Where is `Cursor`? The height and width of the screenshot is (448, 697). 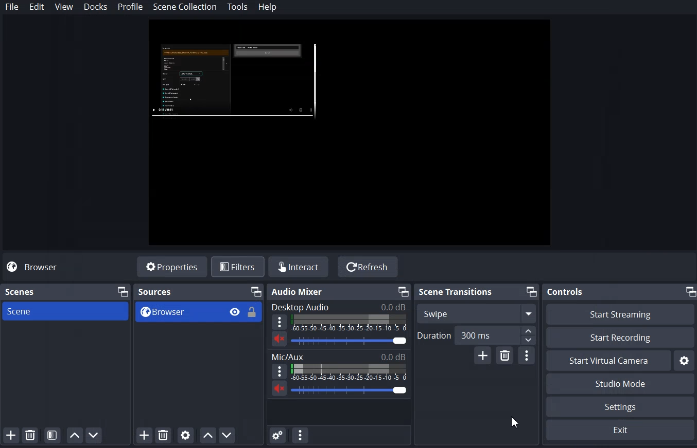 Cursor is located at coordinates (516, 422).